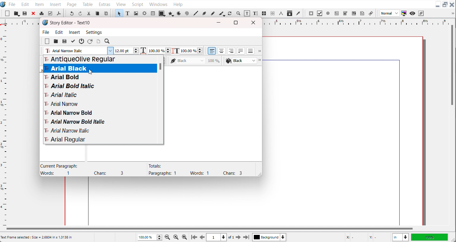 This screenshot has height=242, width=456. I want to click on Horizontal scale, so click(354, 22).